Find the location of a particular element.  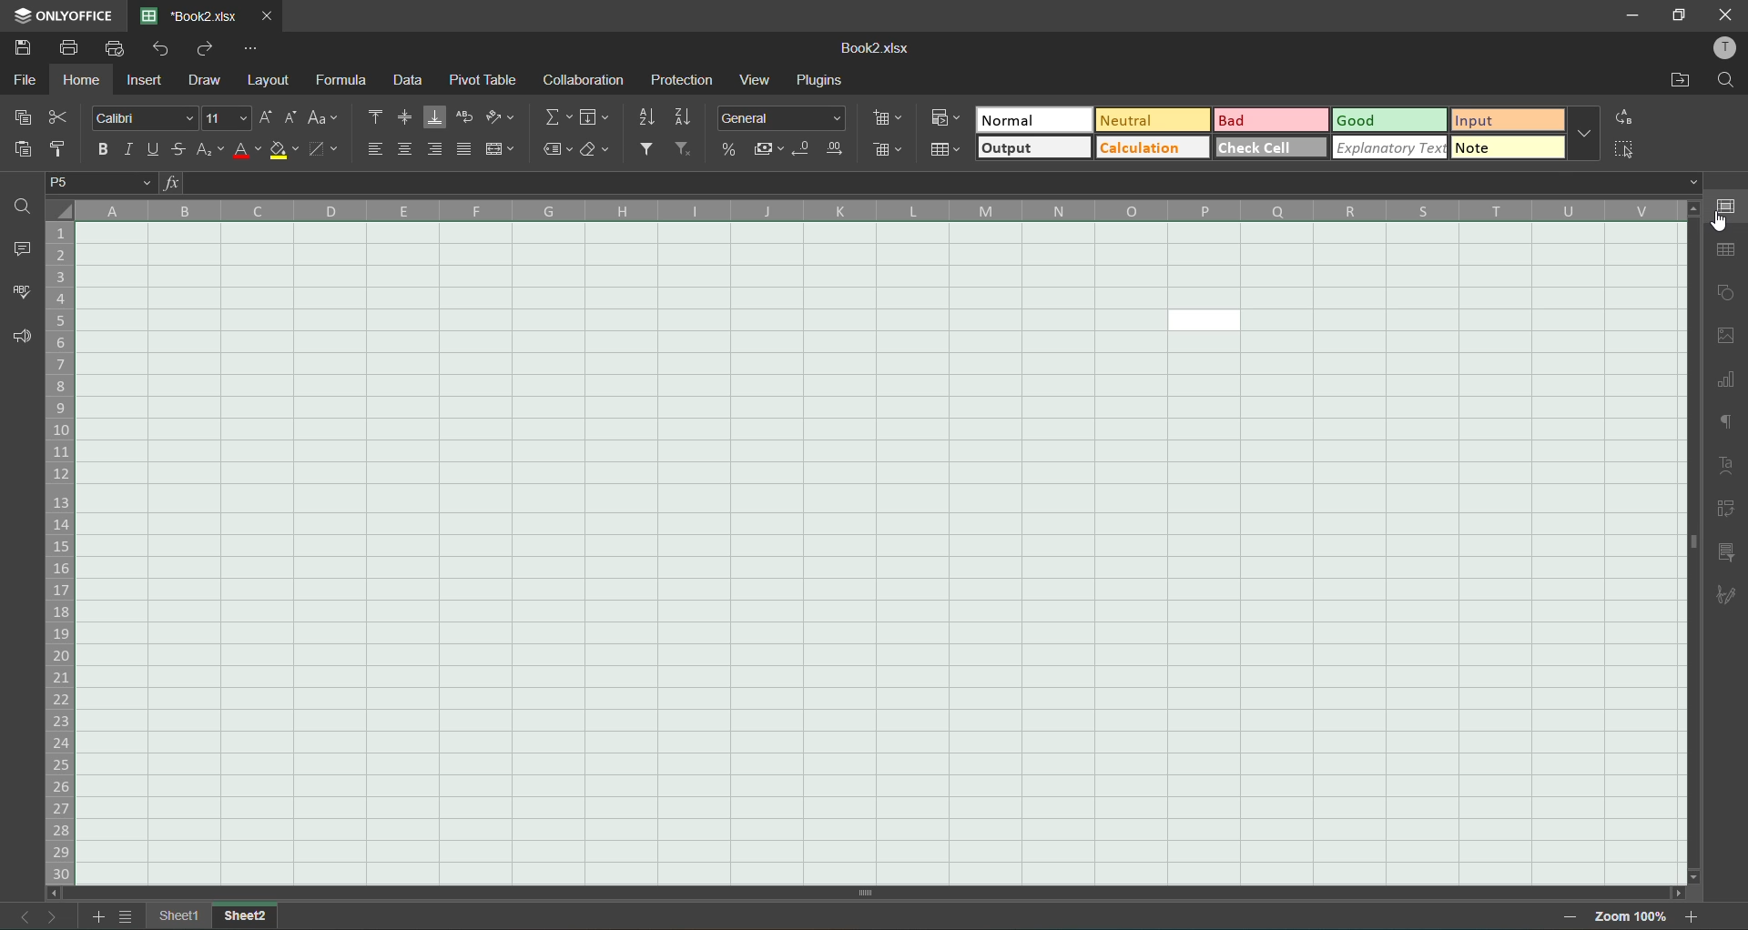

summation is located at coordinates (564, 118).